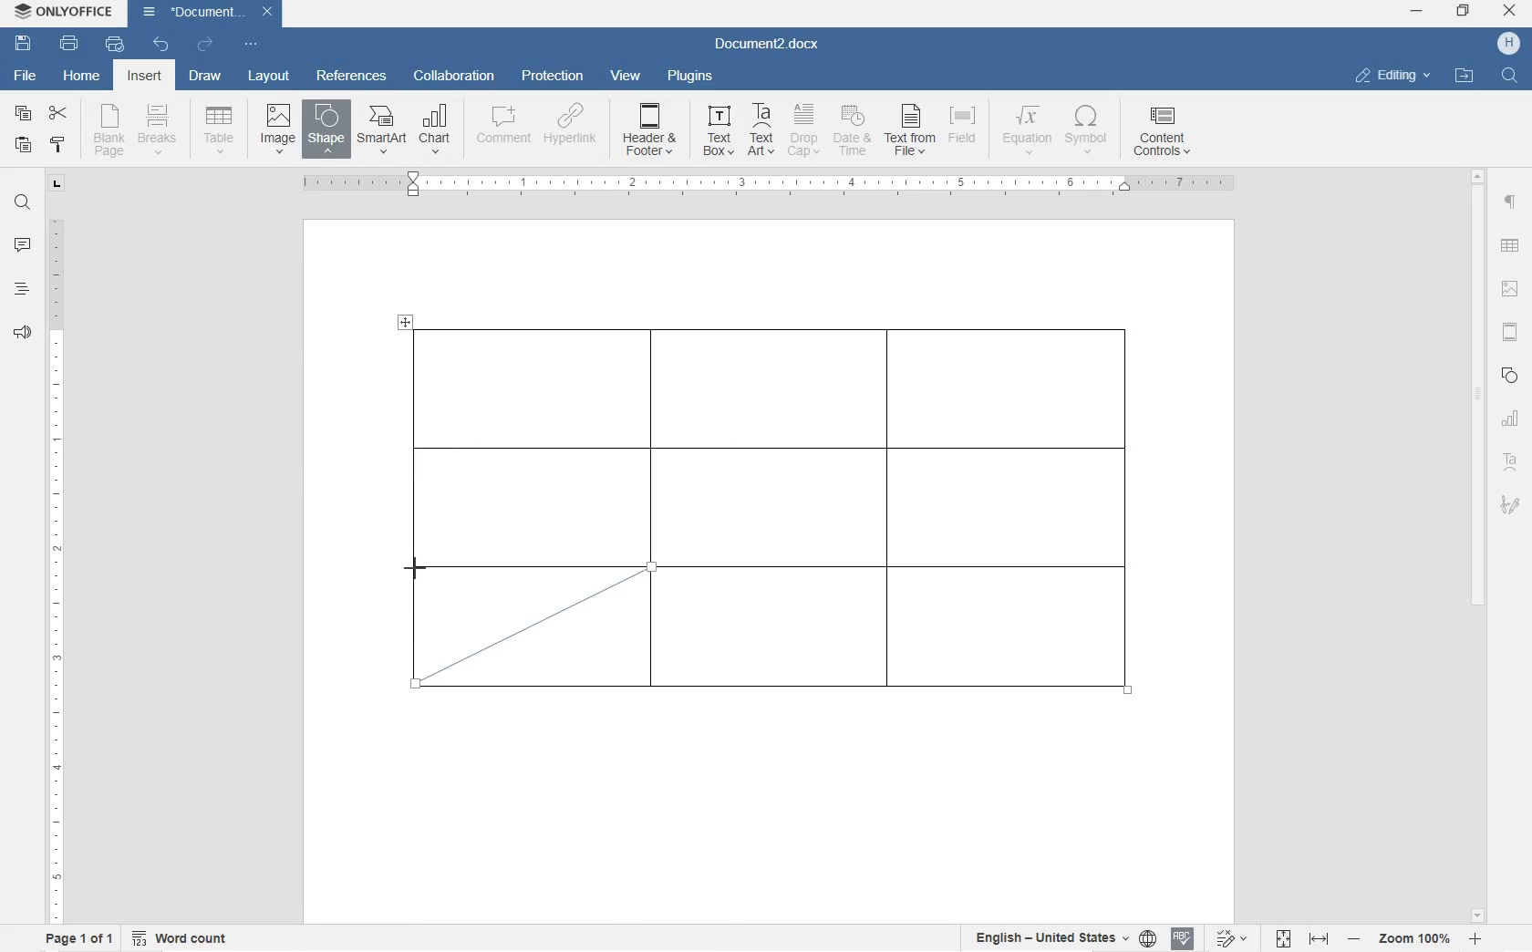 The height and width of the screenshot is (952, 1532). What do you see at coordinates (143, 77) in the screenshot?
I see `insert` at bounding box center [143, 77].